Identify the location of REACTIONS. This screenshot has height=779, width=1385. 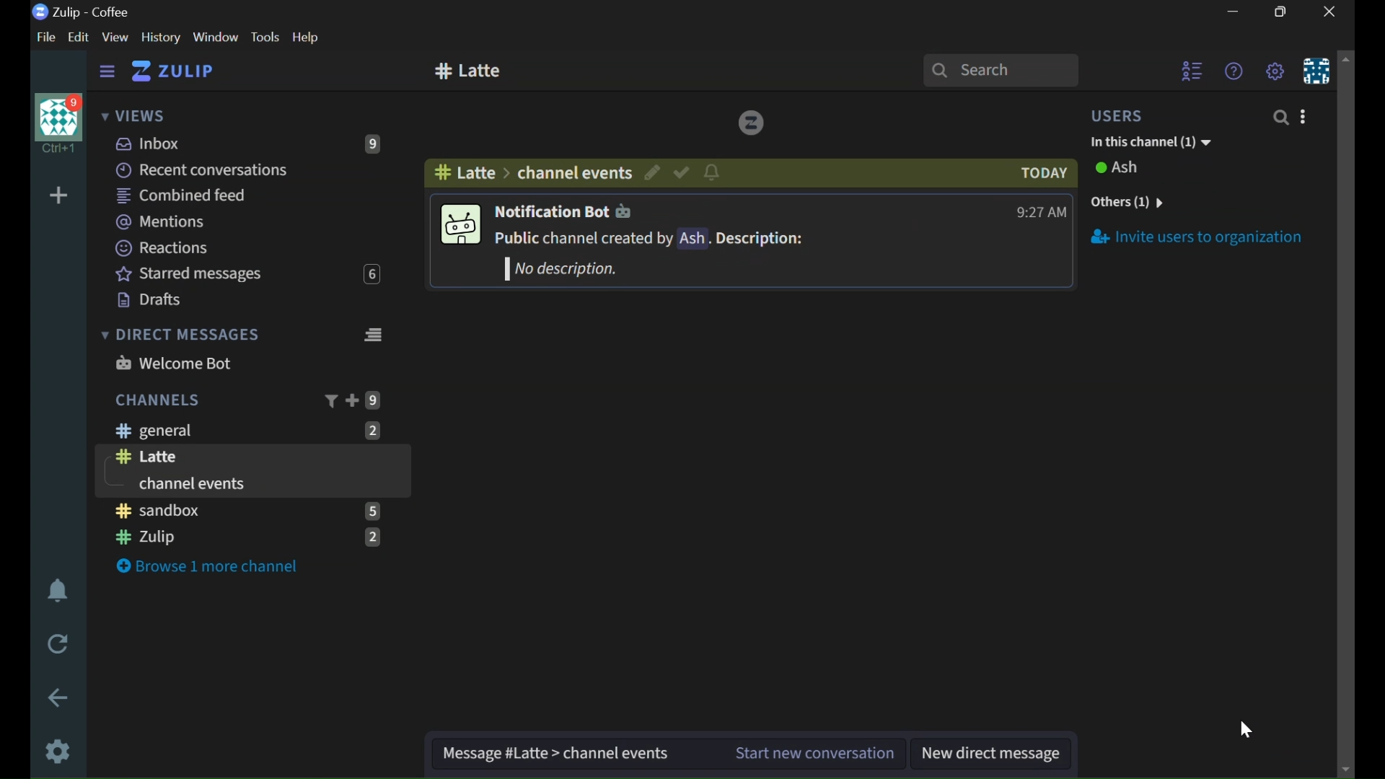
(232, 247).